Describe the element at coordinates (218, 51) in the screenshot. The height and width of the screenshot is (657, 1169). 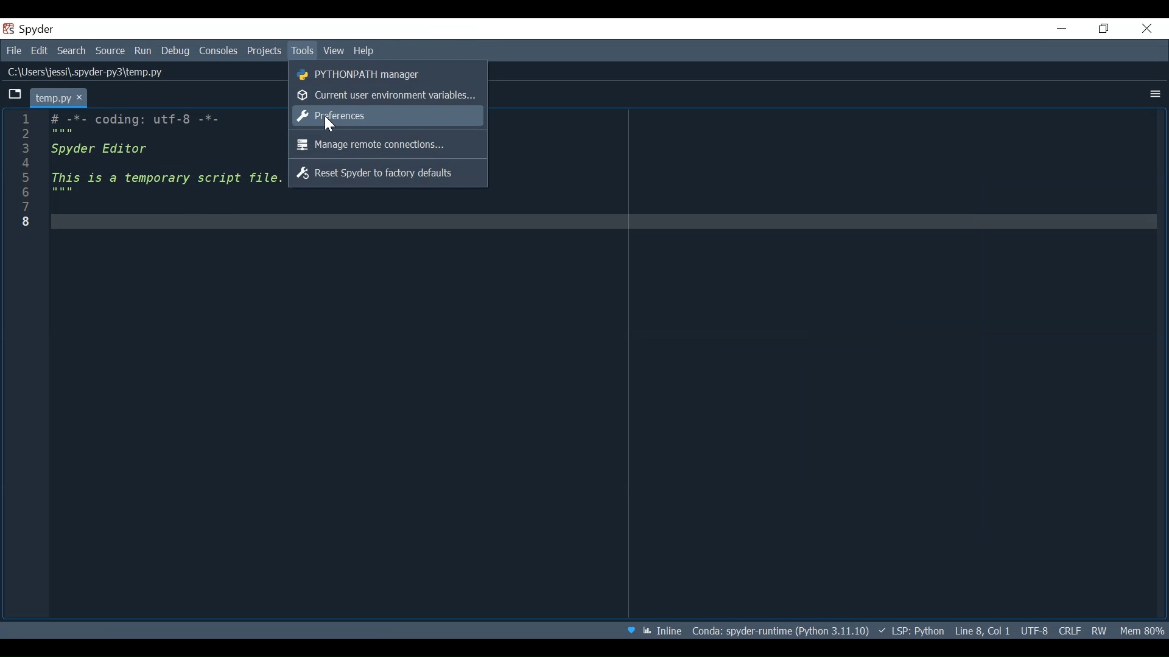
I see `Consoles` at that location.